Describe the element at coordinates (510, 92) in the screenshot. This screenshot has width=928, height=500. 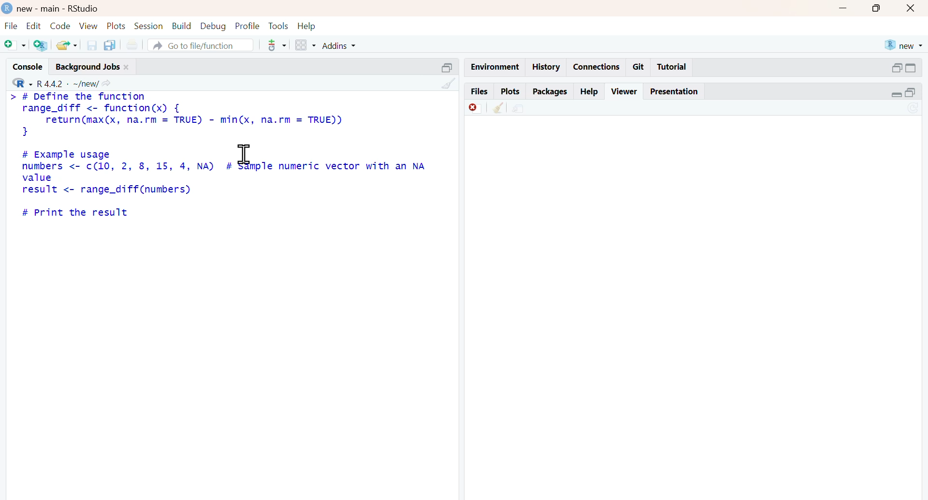
I see `plots` at that location.